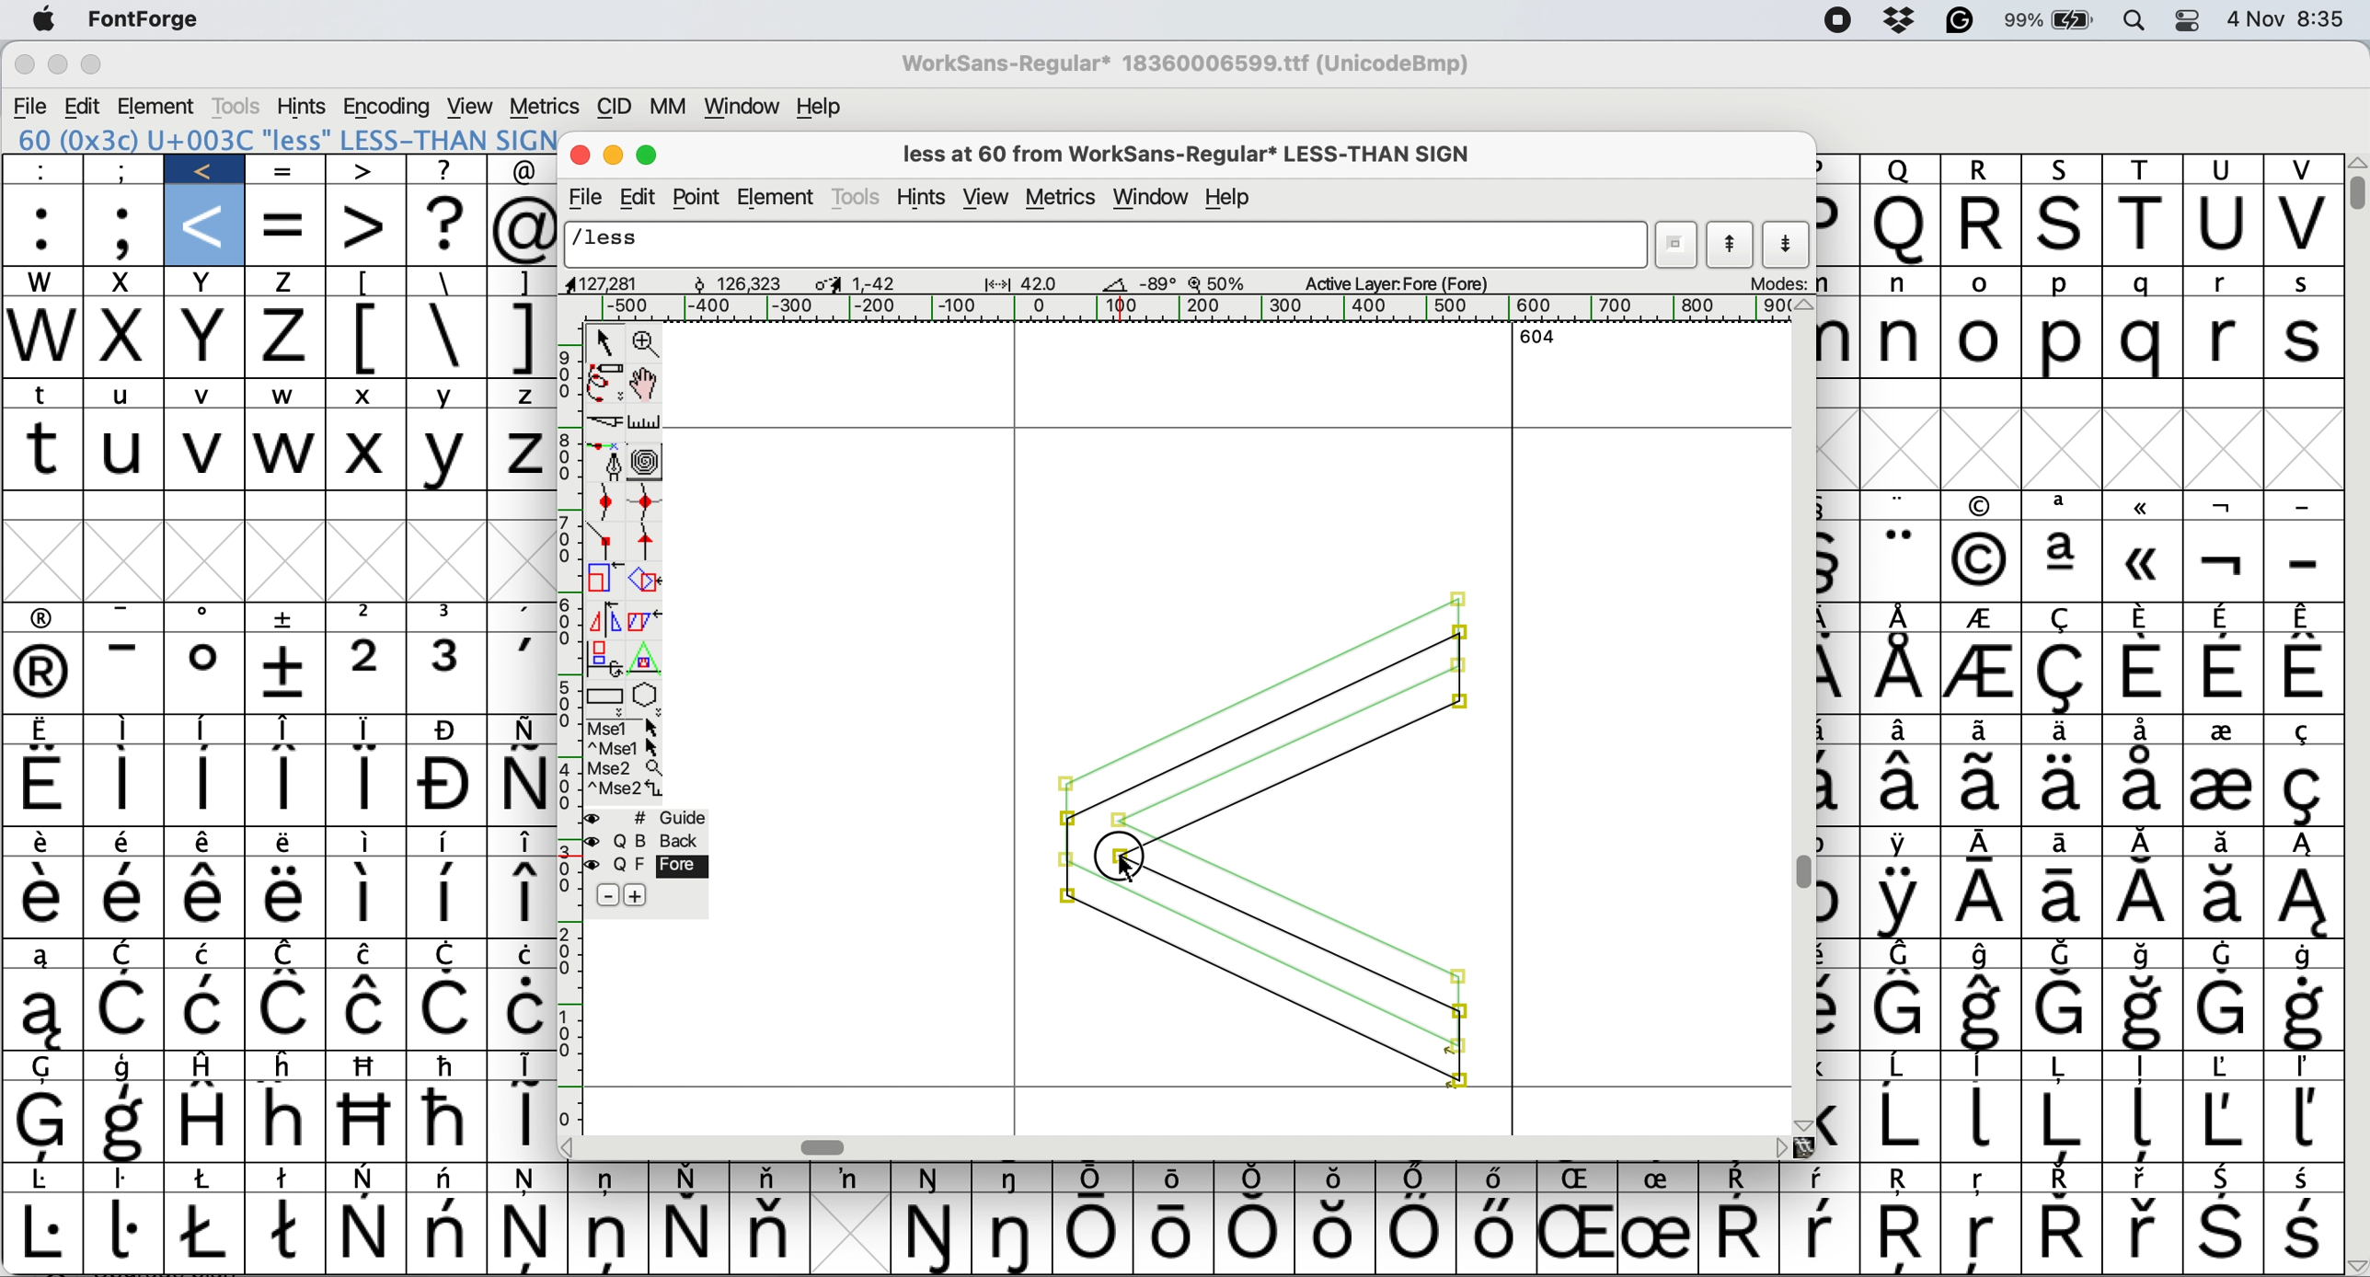  What do you see at coordinates (1981, 558) in the screenshot?
I see `Symbol` at bounding box center [1981, 558].